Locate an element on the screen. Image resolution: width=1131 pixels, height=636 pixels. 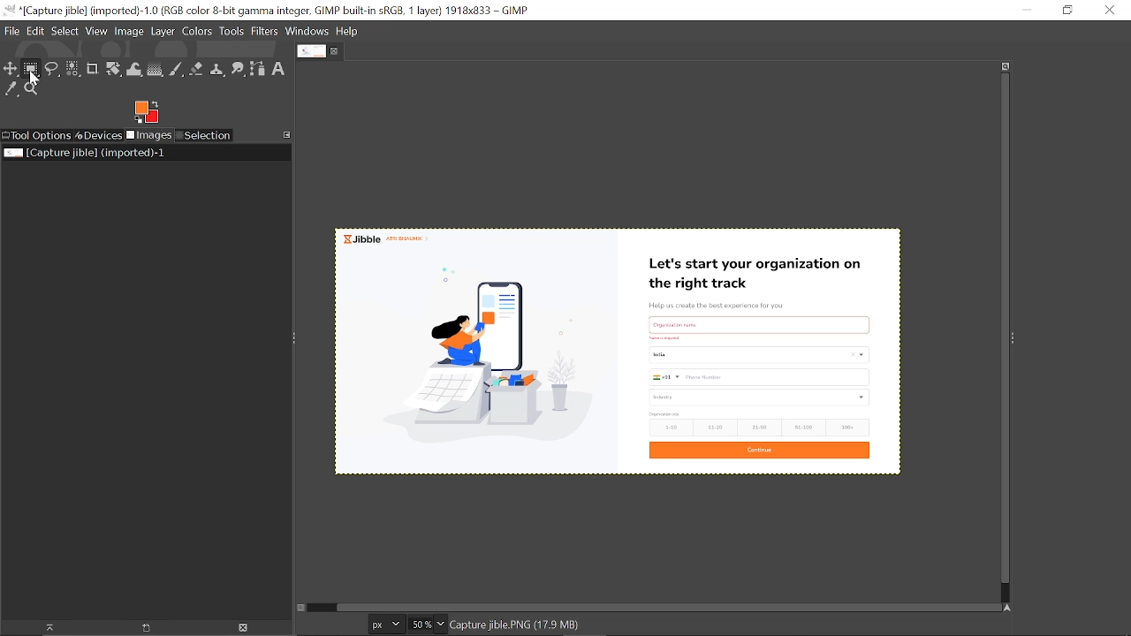
Minimize is located at coordinates (1026, 11).